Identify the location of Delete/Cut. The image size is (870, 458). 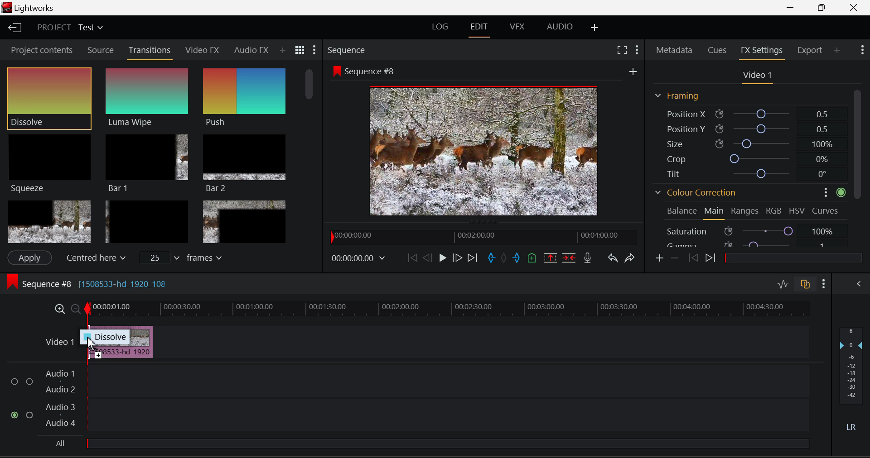
(570, 258).